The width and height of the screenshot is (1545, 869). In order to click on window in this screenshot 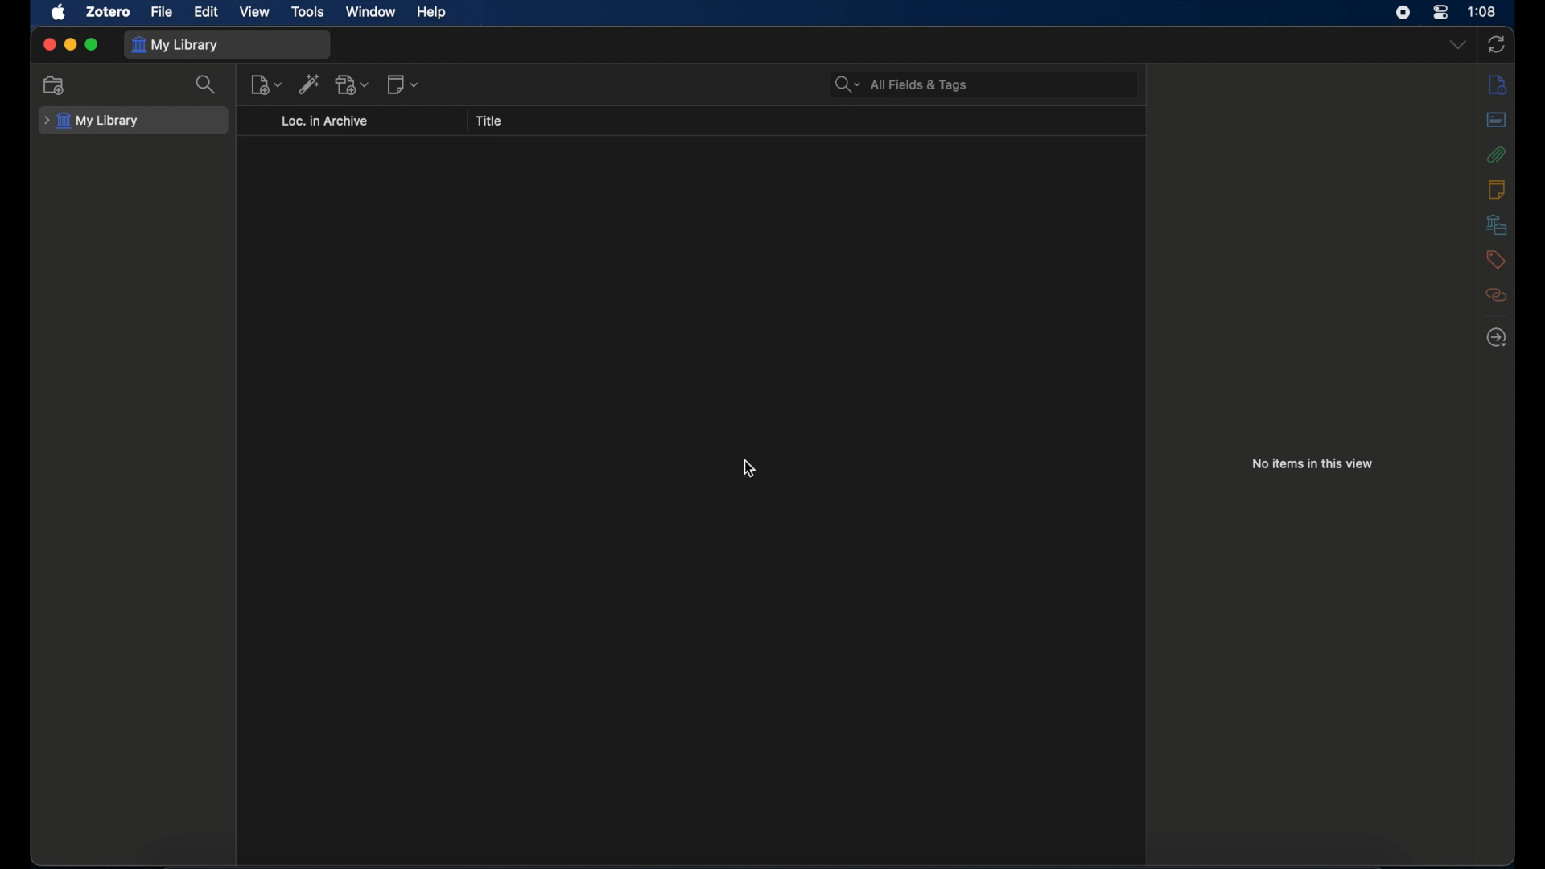, I will do `click(373, 11)`.